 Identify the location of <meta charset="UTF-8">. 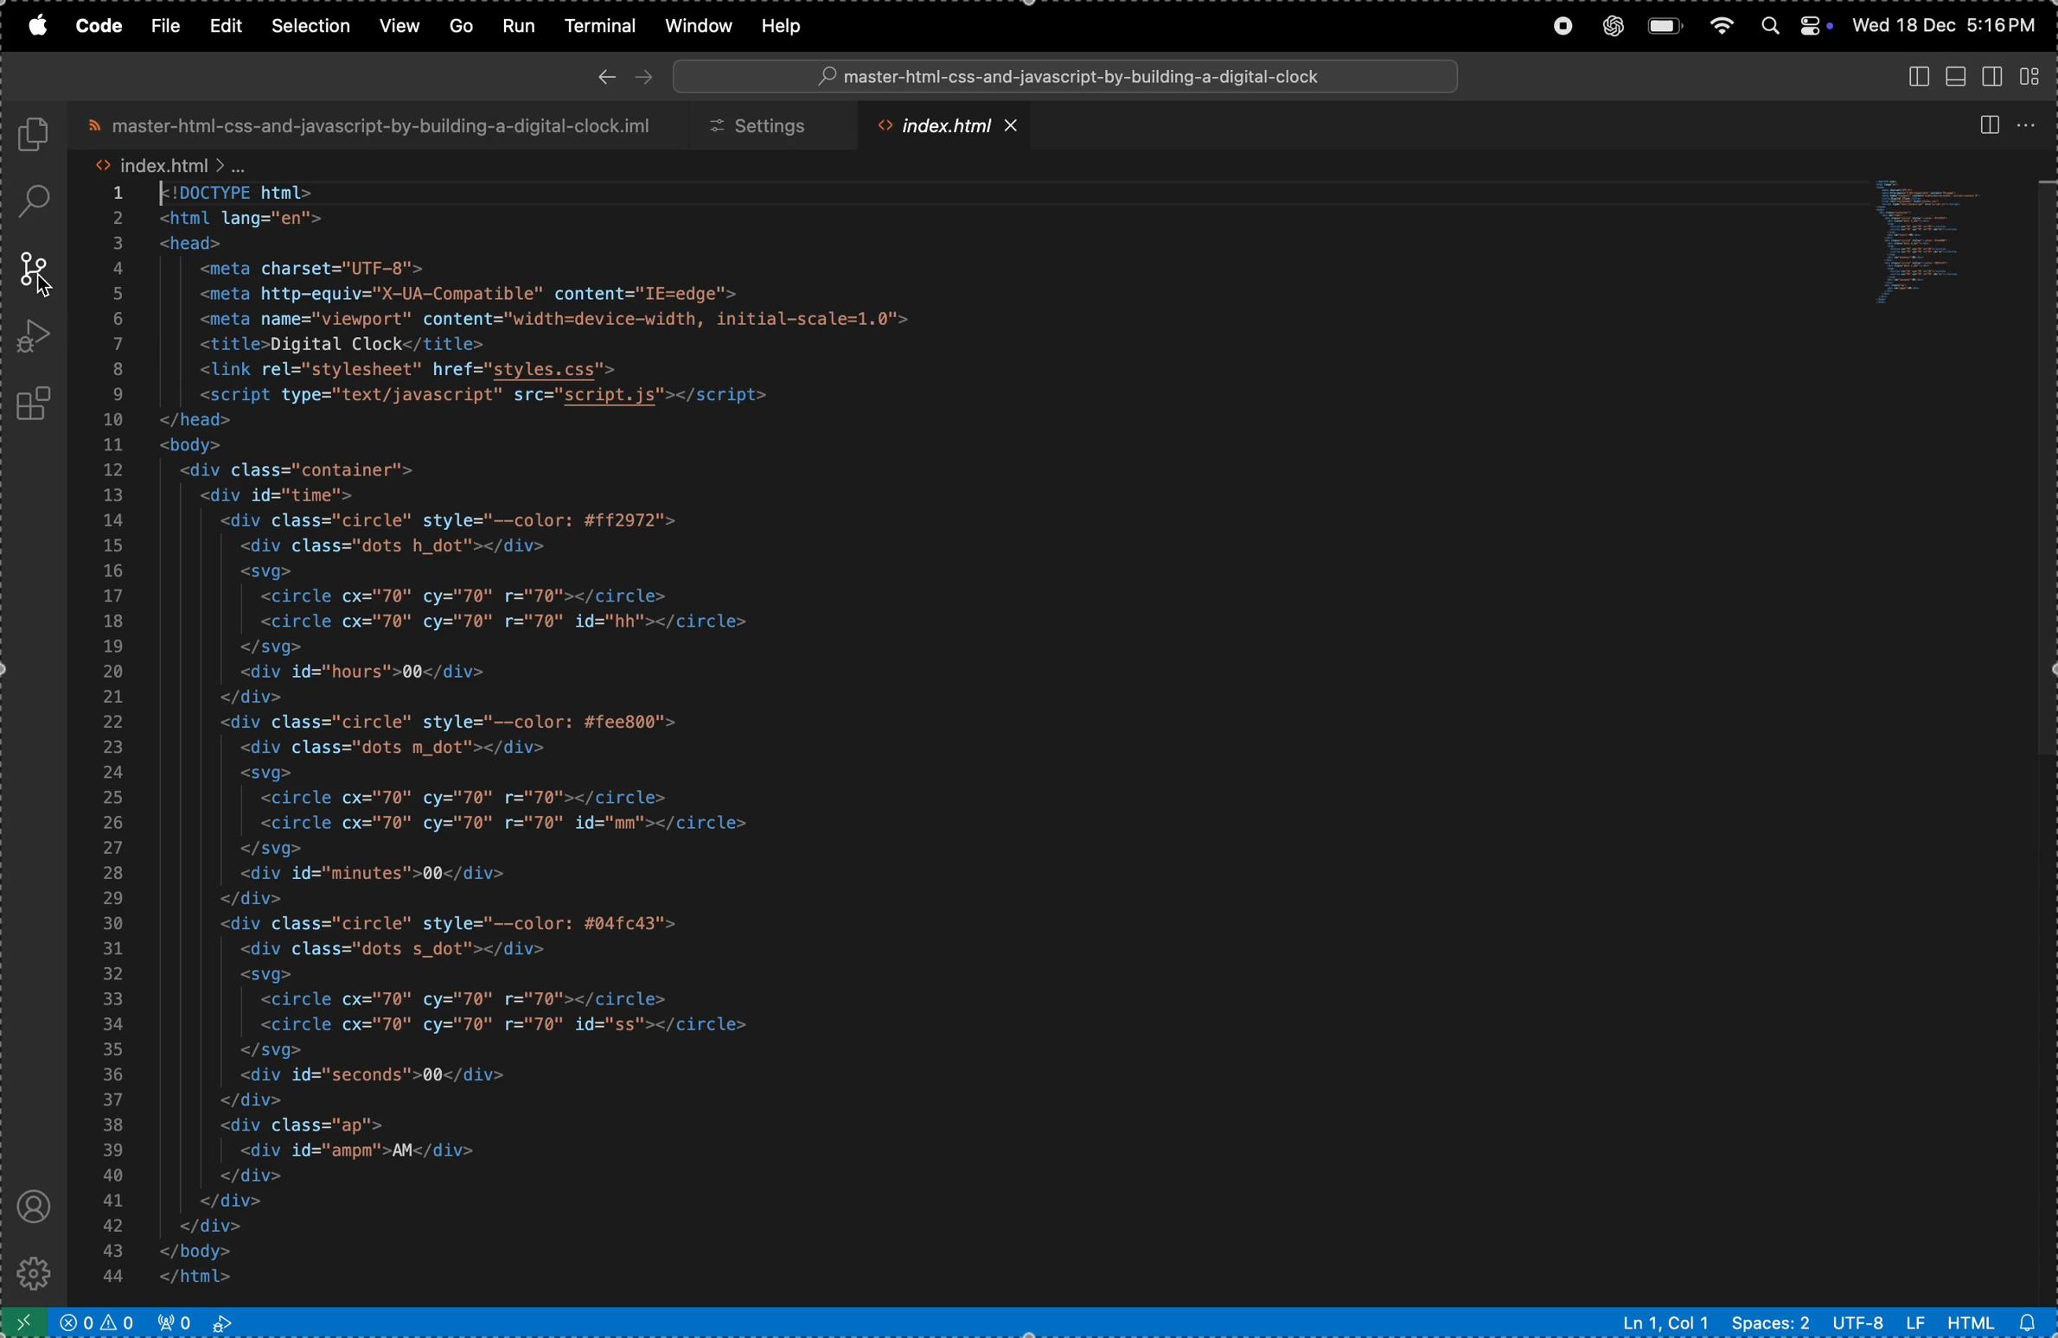
(314, 266).